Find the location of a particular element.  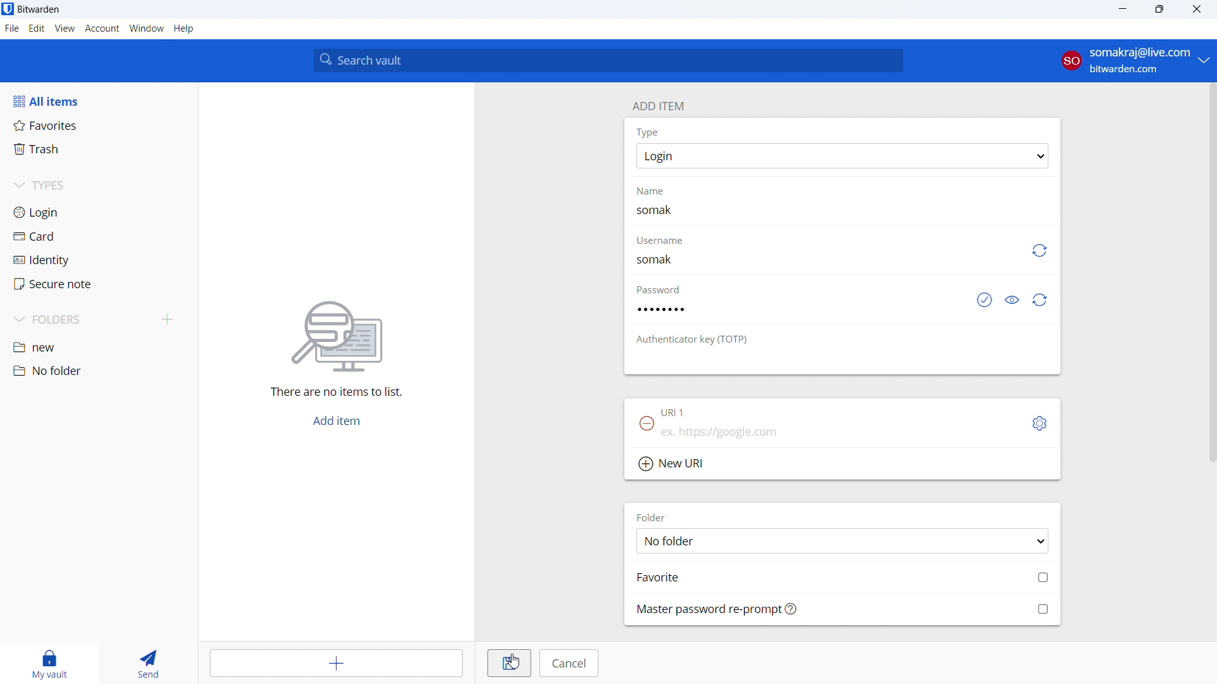

there are no items to list  is located at coordinates (332, 393).